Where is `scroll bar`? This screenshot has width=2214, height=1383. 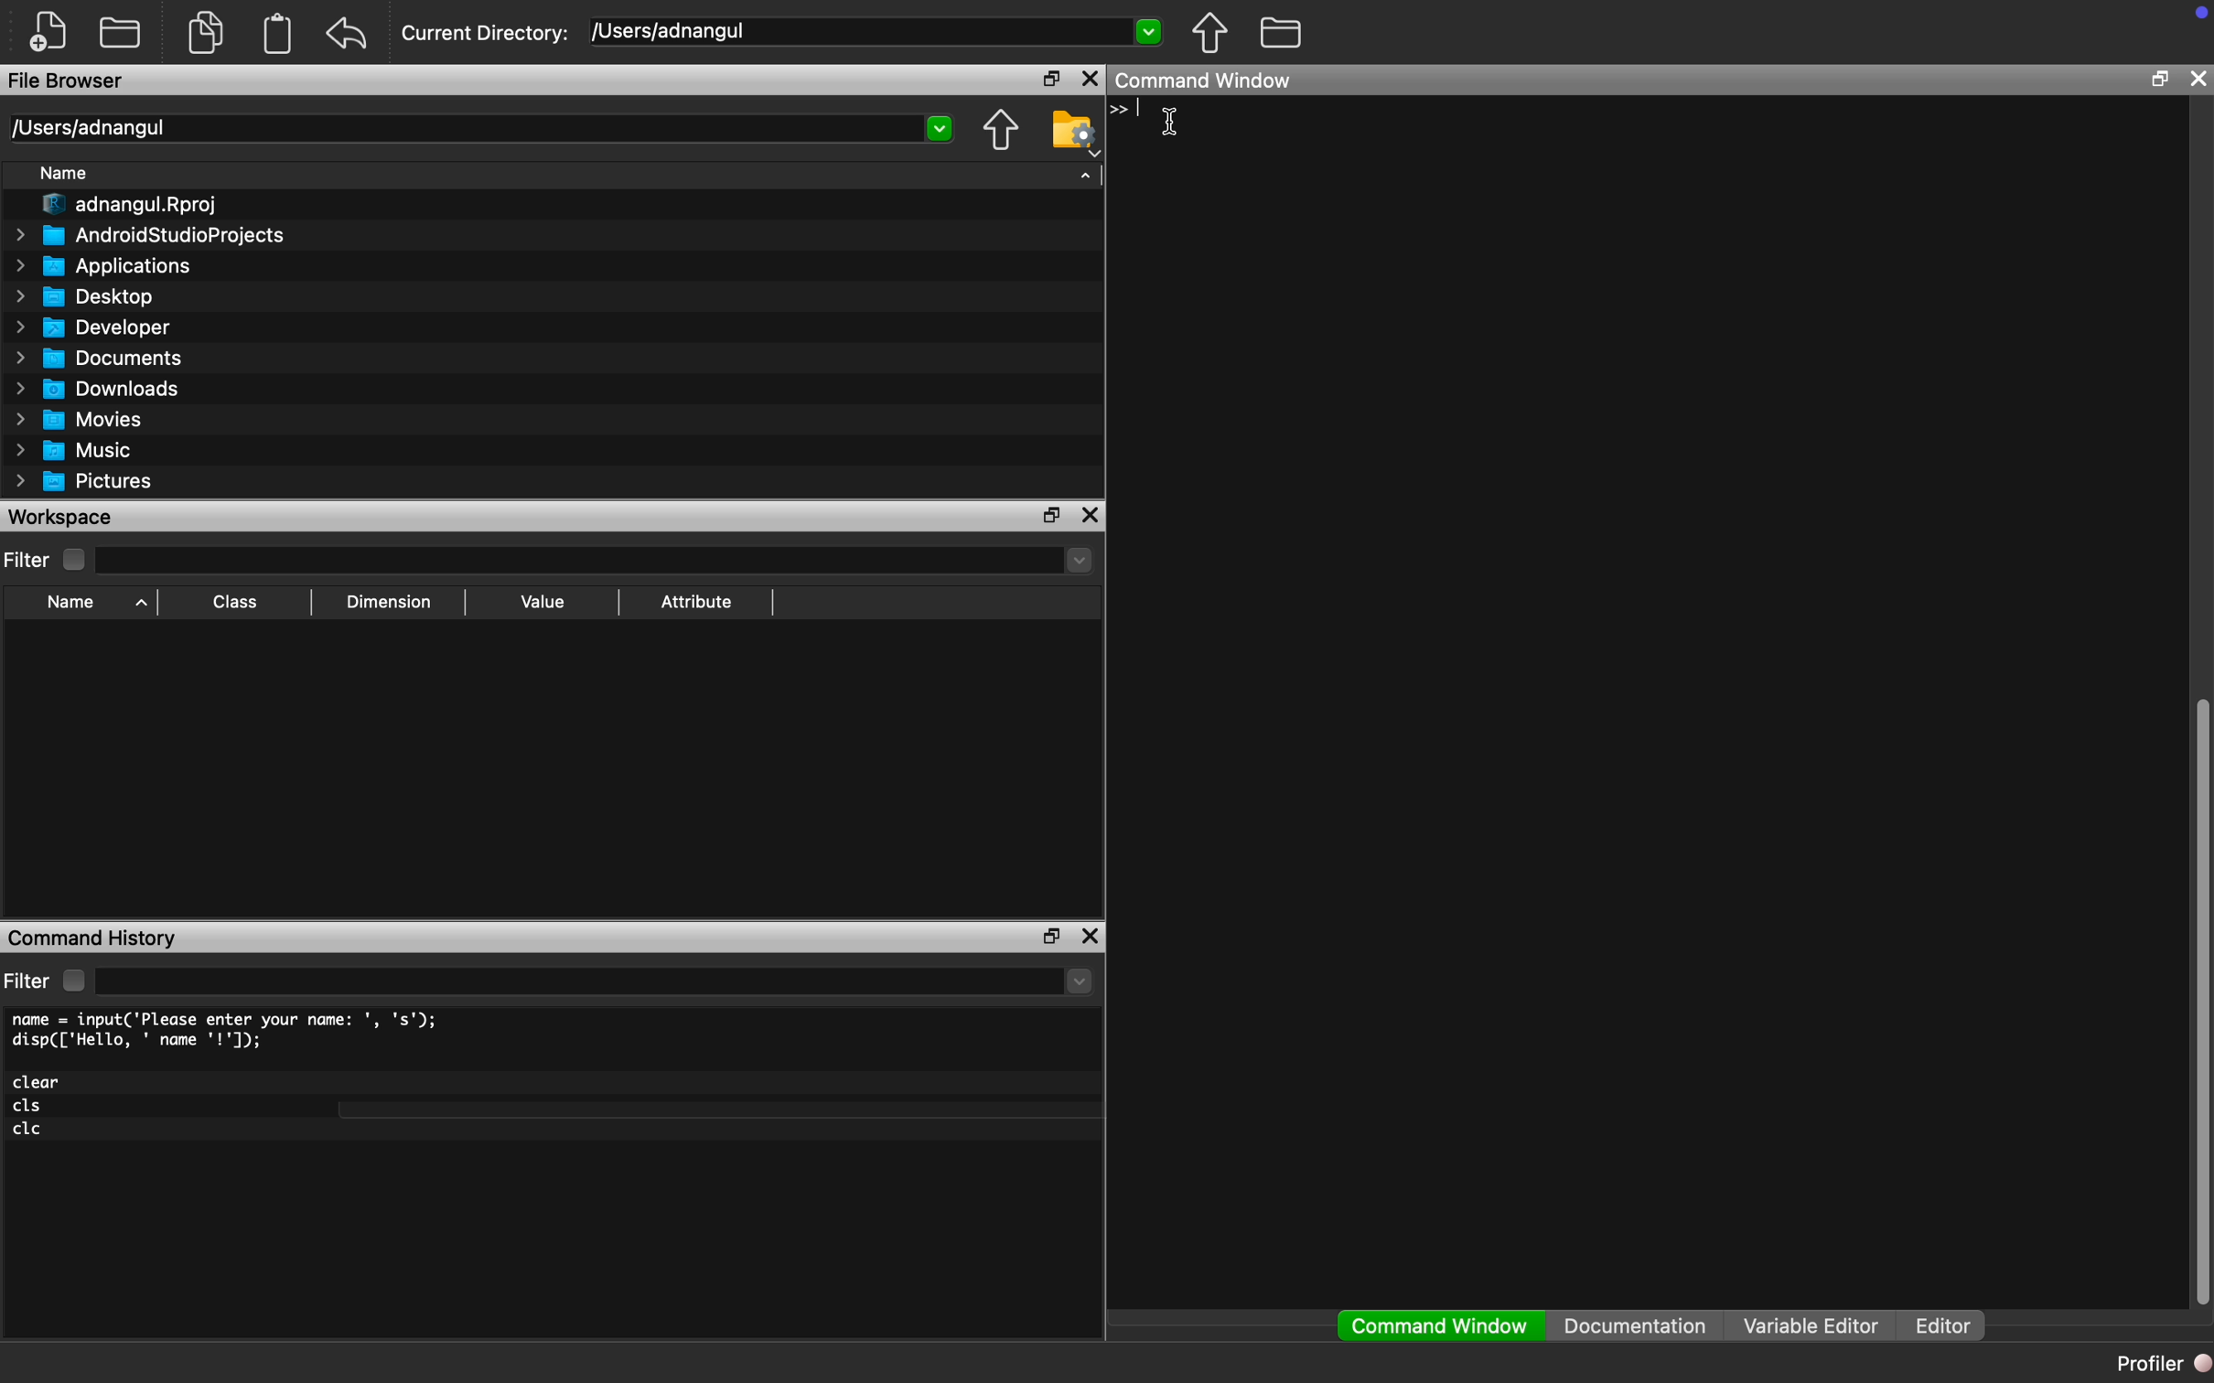 scroll bar is located at coordinates (2199, 995).